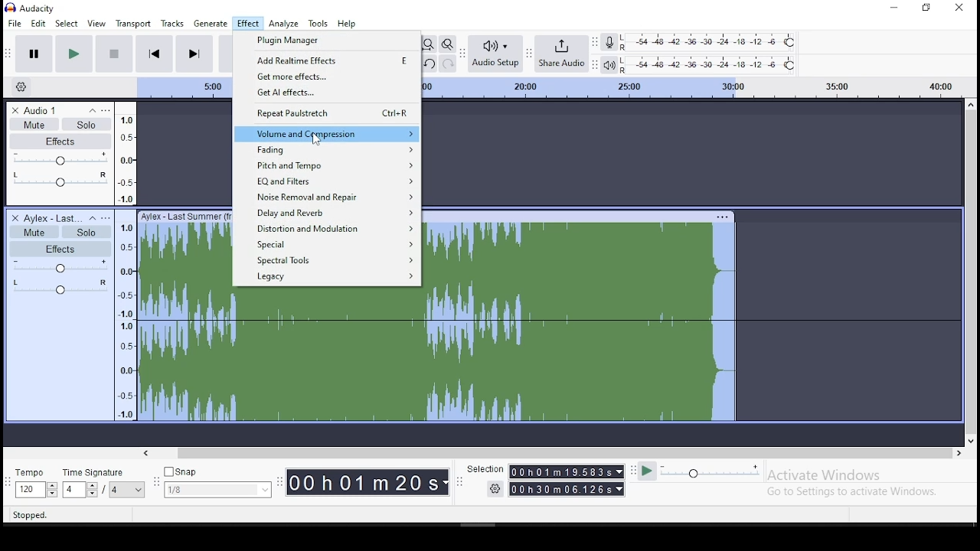 Image resolution: width=980 pixels, height=551 pixels. What do you see at coordinates (347, 24) in the screenshot?
I see `help` at bounding box center [347, 24].